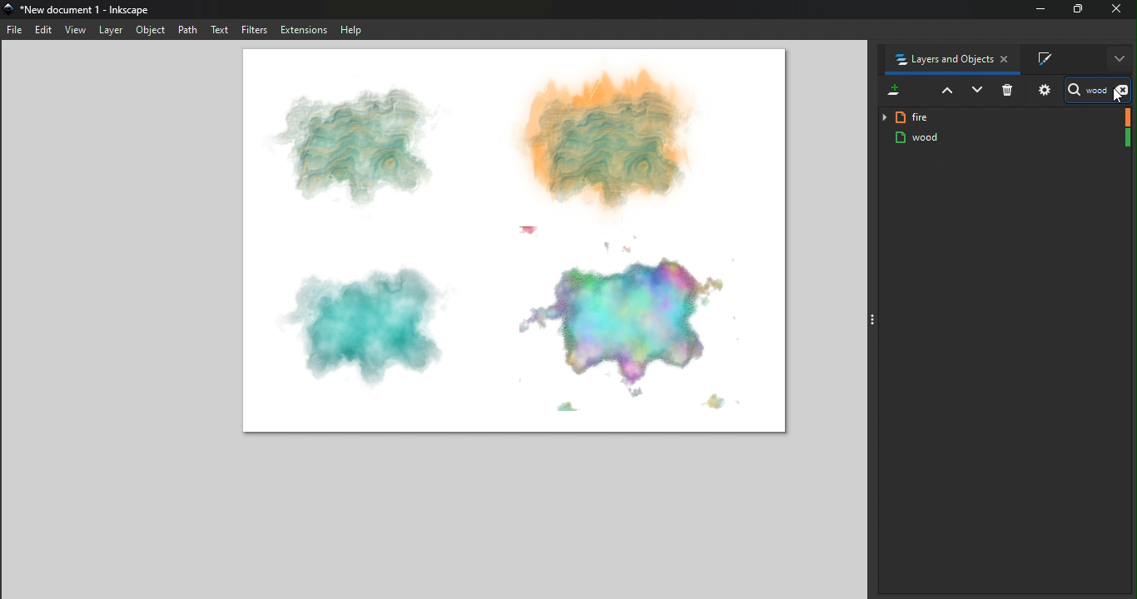  What do you see at coordinates (110, 29) in the screenshot?
I see `Layer` at bounding box center [110, 29].